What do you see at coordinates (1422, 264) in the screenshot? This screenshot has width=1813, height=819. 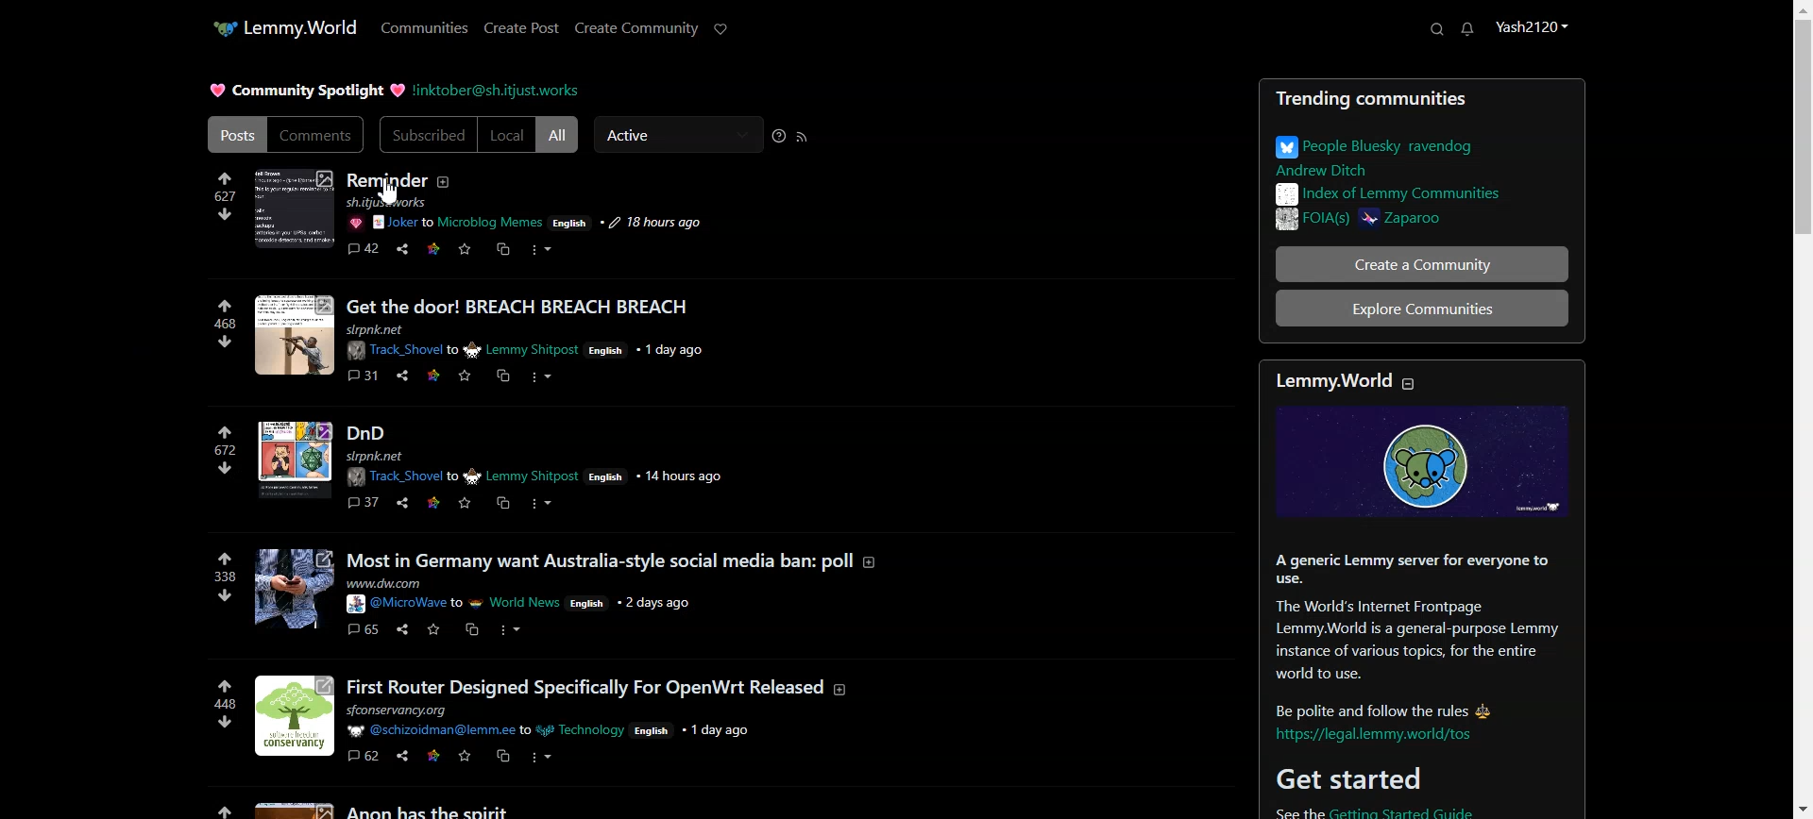 I see `Create a community` at bounding box center [1422, 264].